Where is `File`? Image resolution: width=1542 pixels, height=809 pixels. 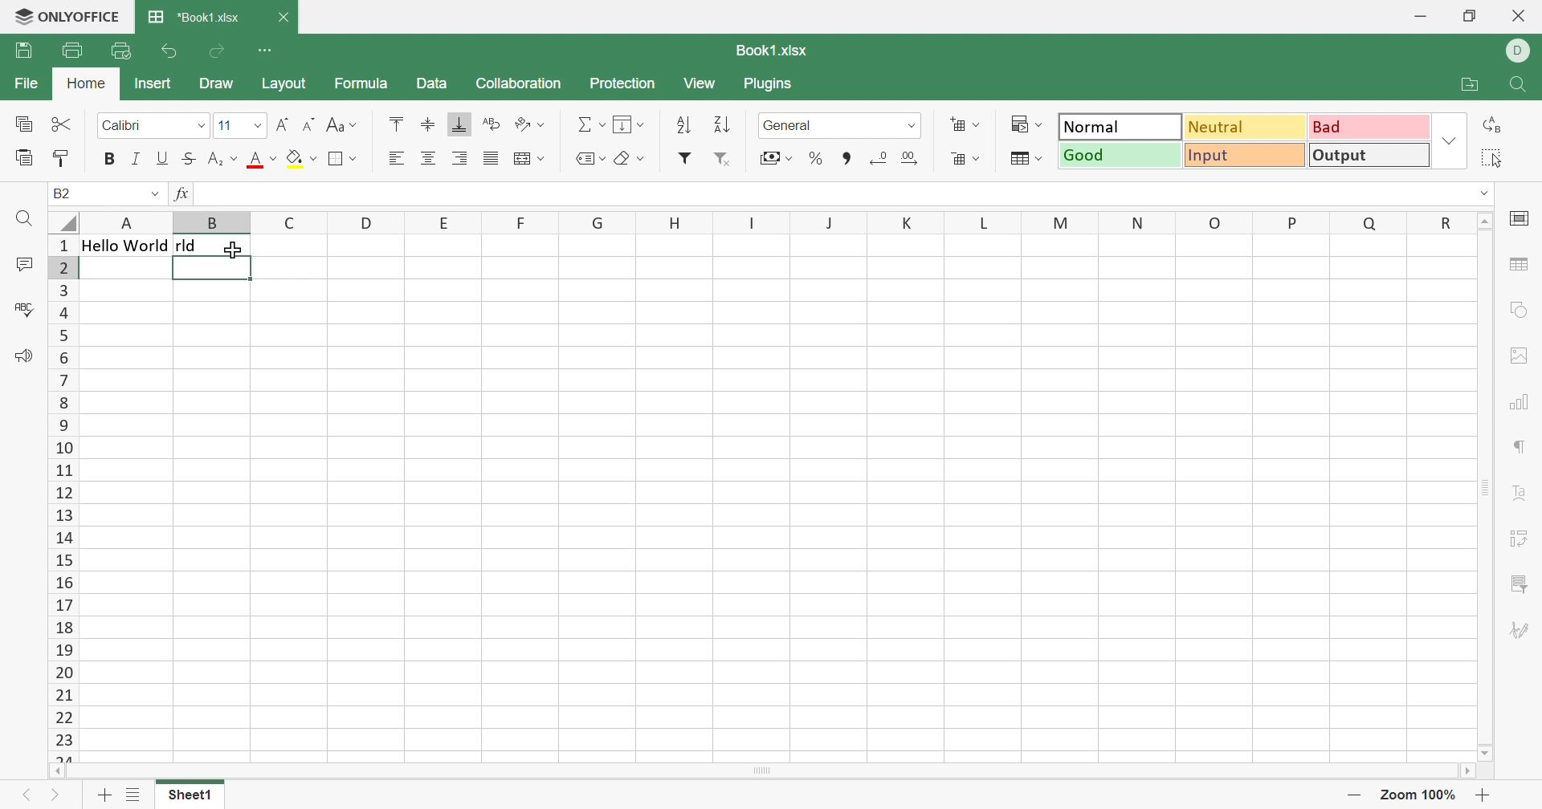
File is located at coordinates (24, 82).